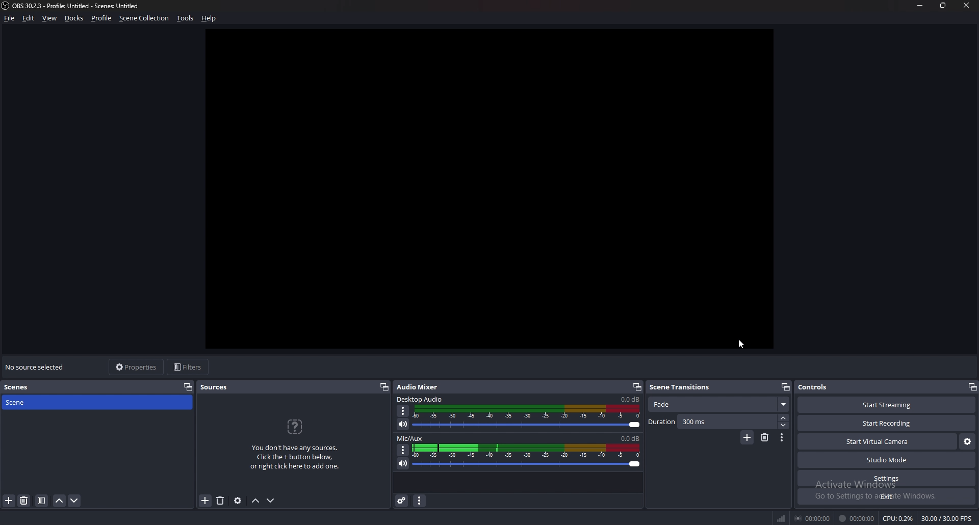  Describe the element at coordinates (629, 438) in the screenshot. I see `mic/aux sound` at that location.